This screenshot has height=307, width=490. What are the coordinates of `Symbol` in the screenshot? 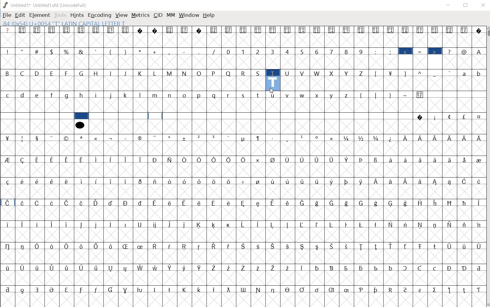 It's located at (406, 247).